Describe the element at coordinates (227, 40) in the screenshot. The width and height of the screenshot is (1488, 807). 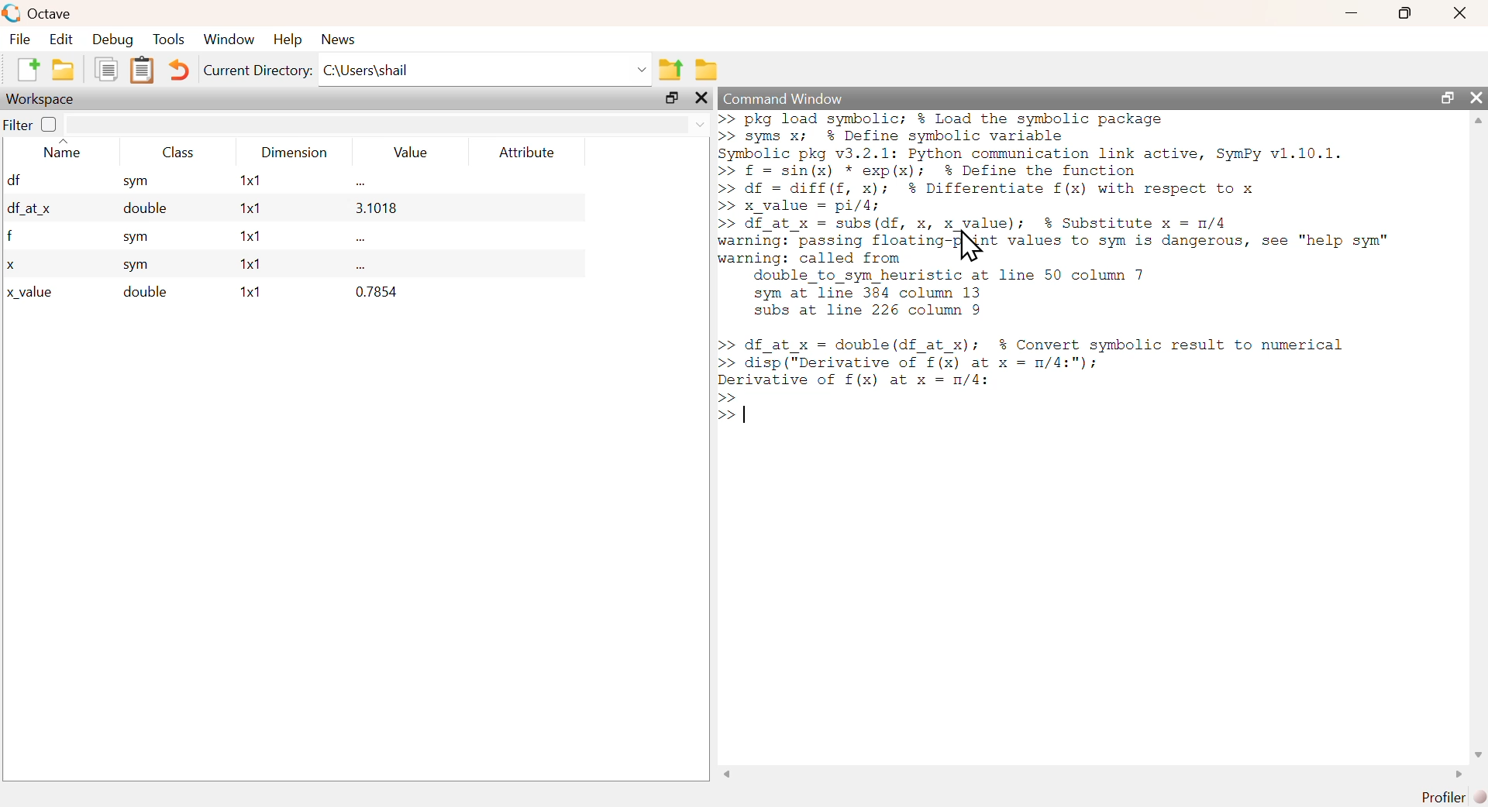
I see `‘Window` at that location.